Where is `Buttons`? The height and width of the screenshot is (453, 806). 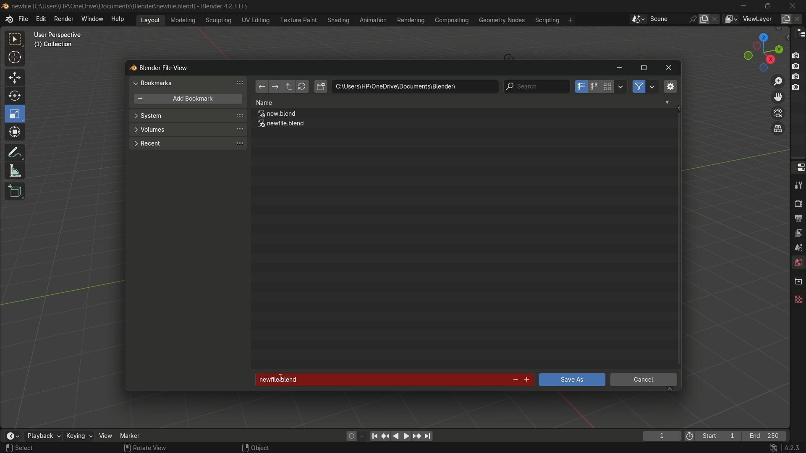
Buttons is located at coordinates (799, 70).